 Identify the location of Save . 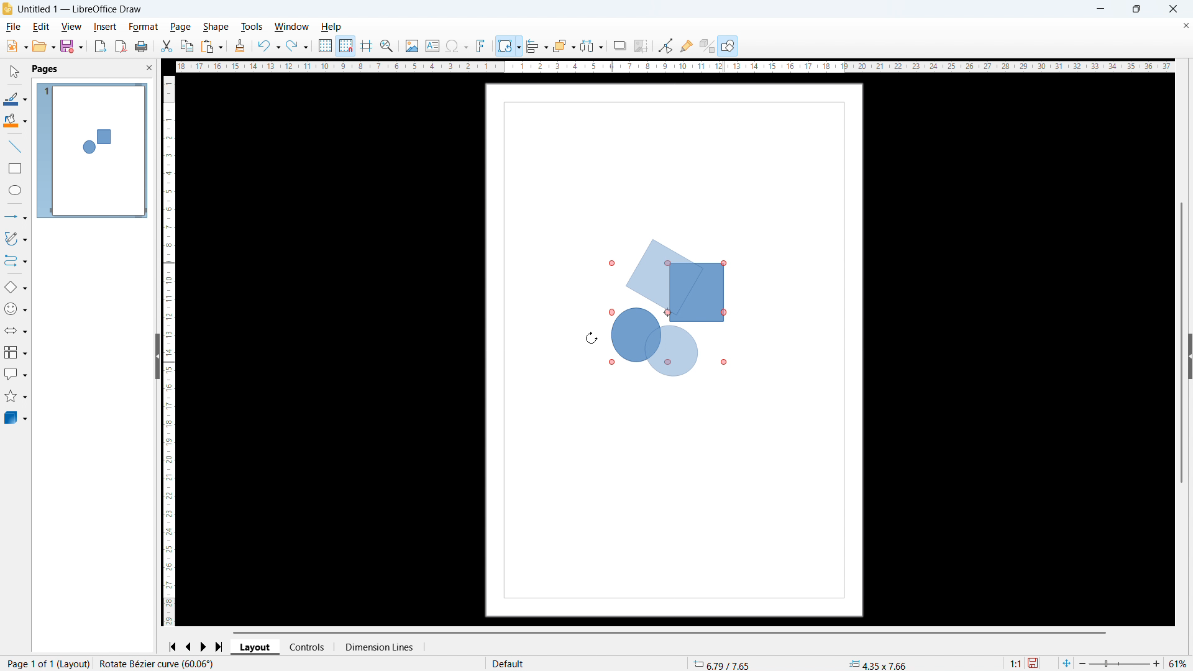
(1034, 664).